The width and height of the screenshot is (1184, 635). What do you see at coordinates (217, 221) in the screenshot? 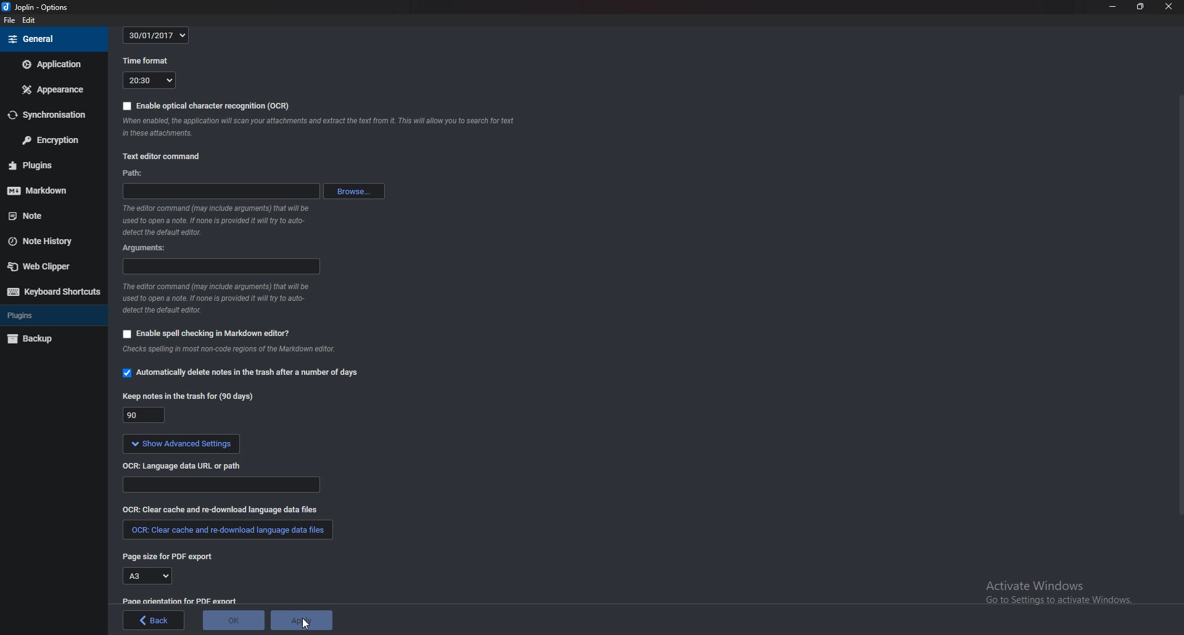
I see `info on editor command` at bounding box center [217, 221].